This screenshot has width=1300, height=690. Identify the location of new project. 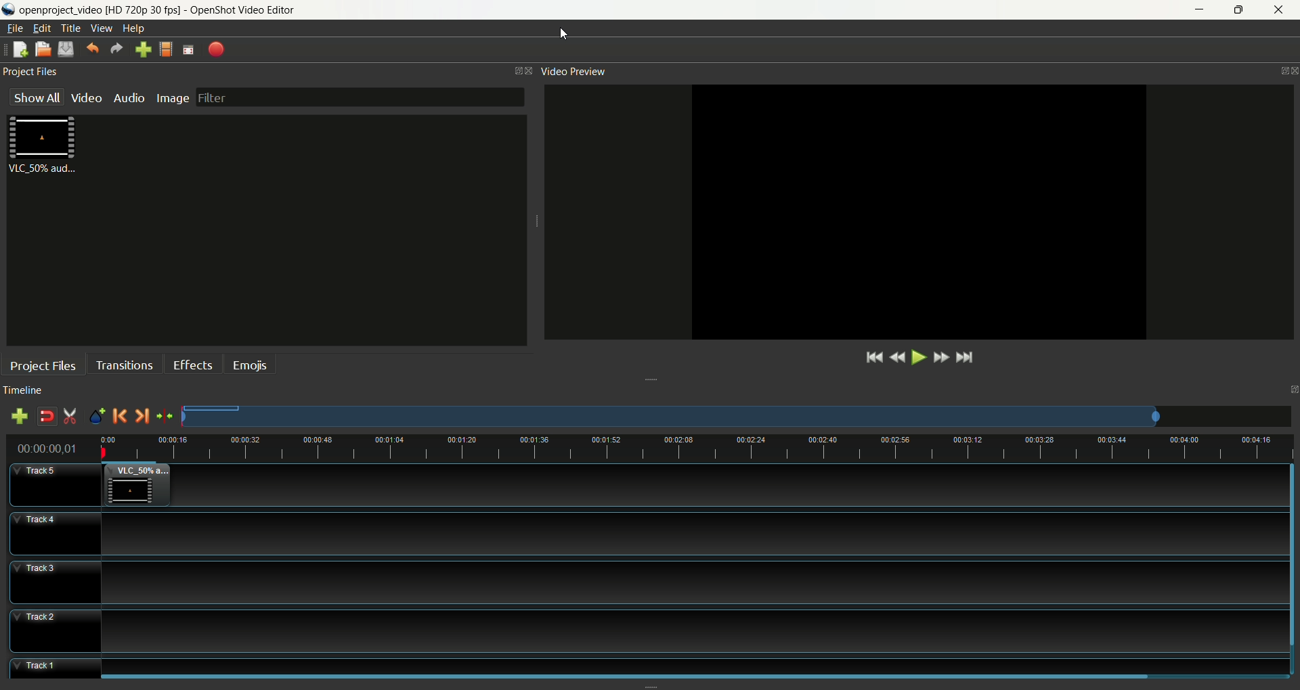
(17, 50).